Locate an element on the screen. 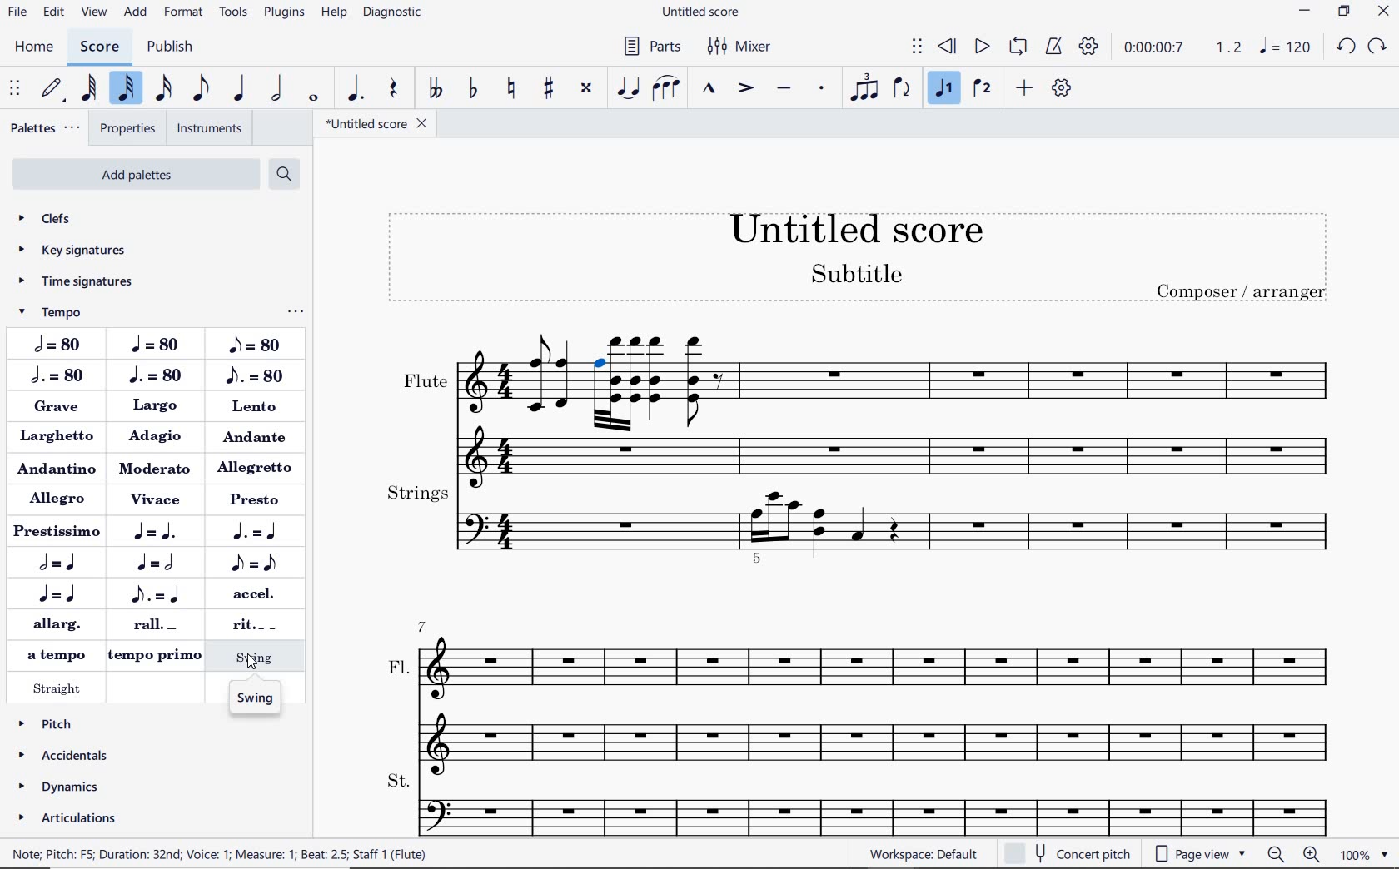 The height and width of the screenshot is (869, 1399). HAL NOTE is located at coordinates (55, 346).